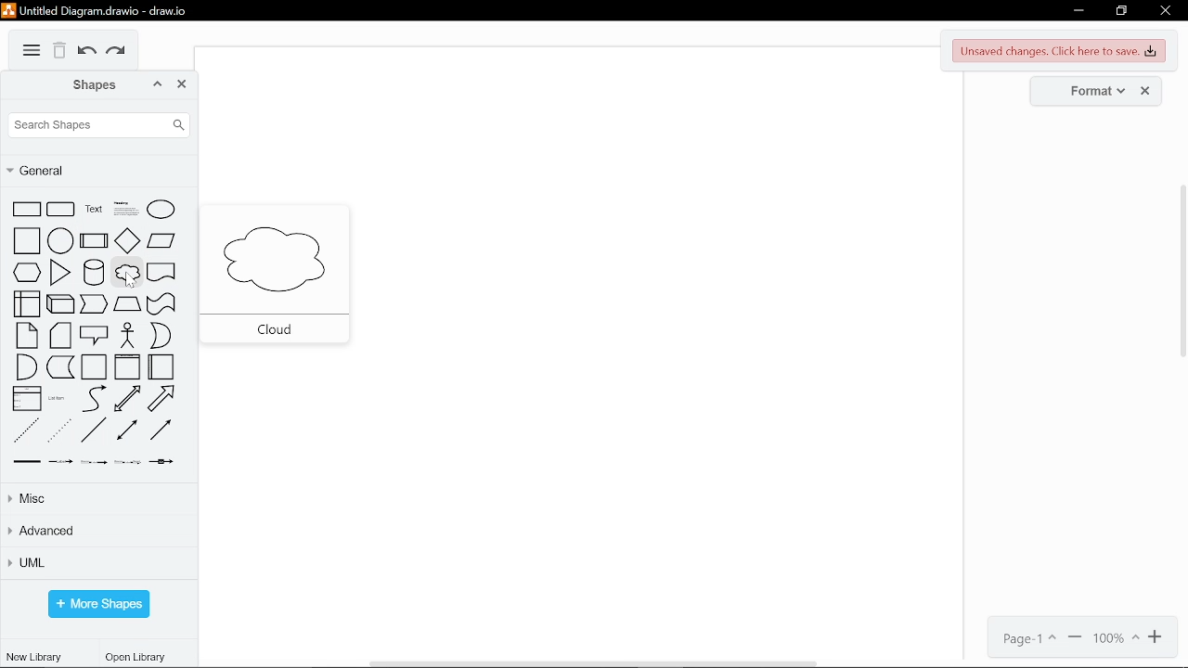 This screenshot has width=1188, height=668. What do you see at coordinates (128, 242) in the screenshot?
I see `diamond` at bounding box center [128, 242].